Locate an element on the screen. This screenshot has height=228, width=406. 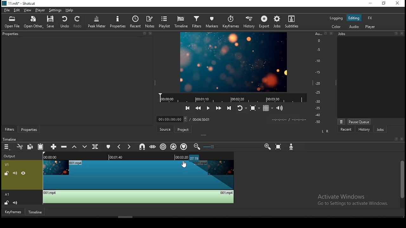
append is located at coordinates (54, 146).